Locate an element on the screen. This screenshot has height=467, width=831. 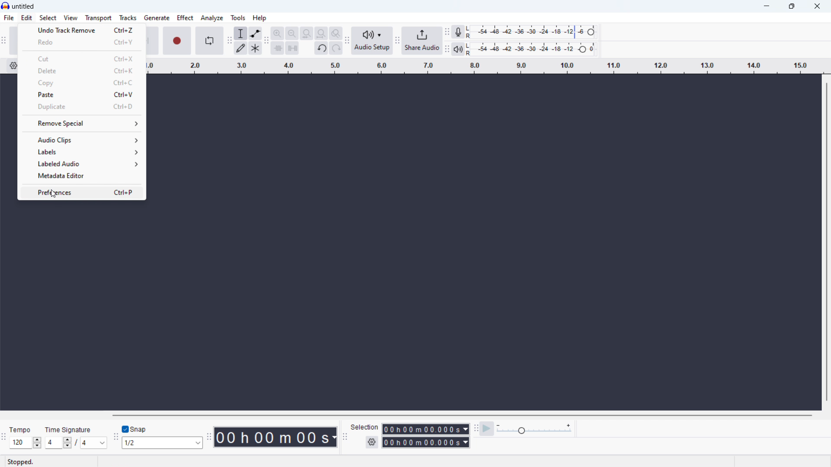
tracks is located at coordinates (128, 18).